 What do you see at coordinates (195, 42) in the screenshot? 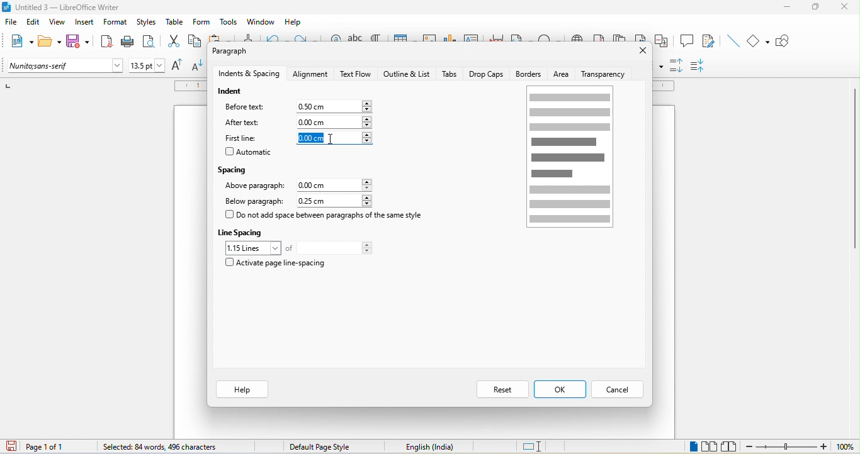
I see `copy` at bounding box center [195, 42].